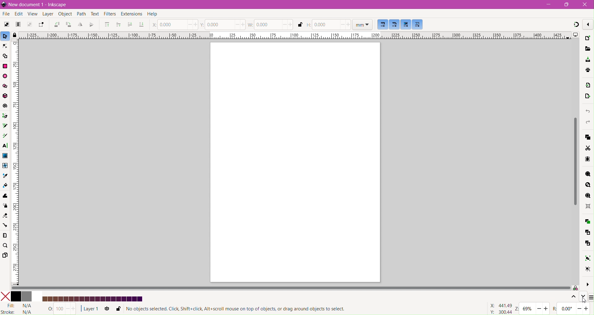  I want to click on cursor, so click(584, 300).